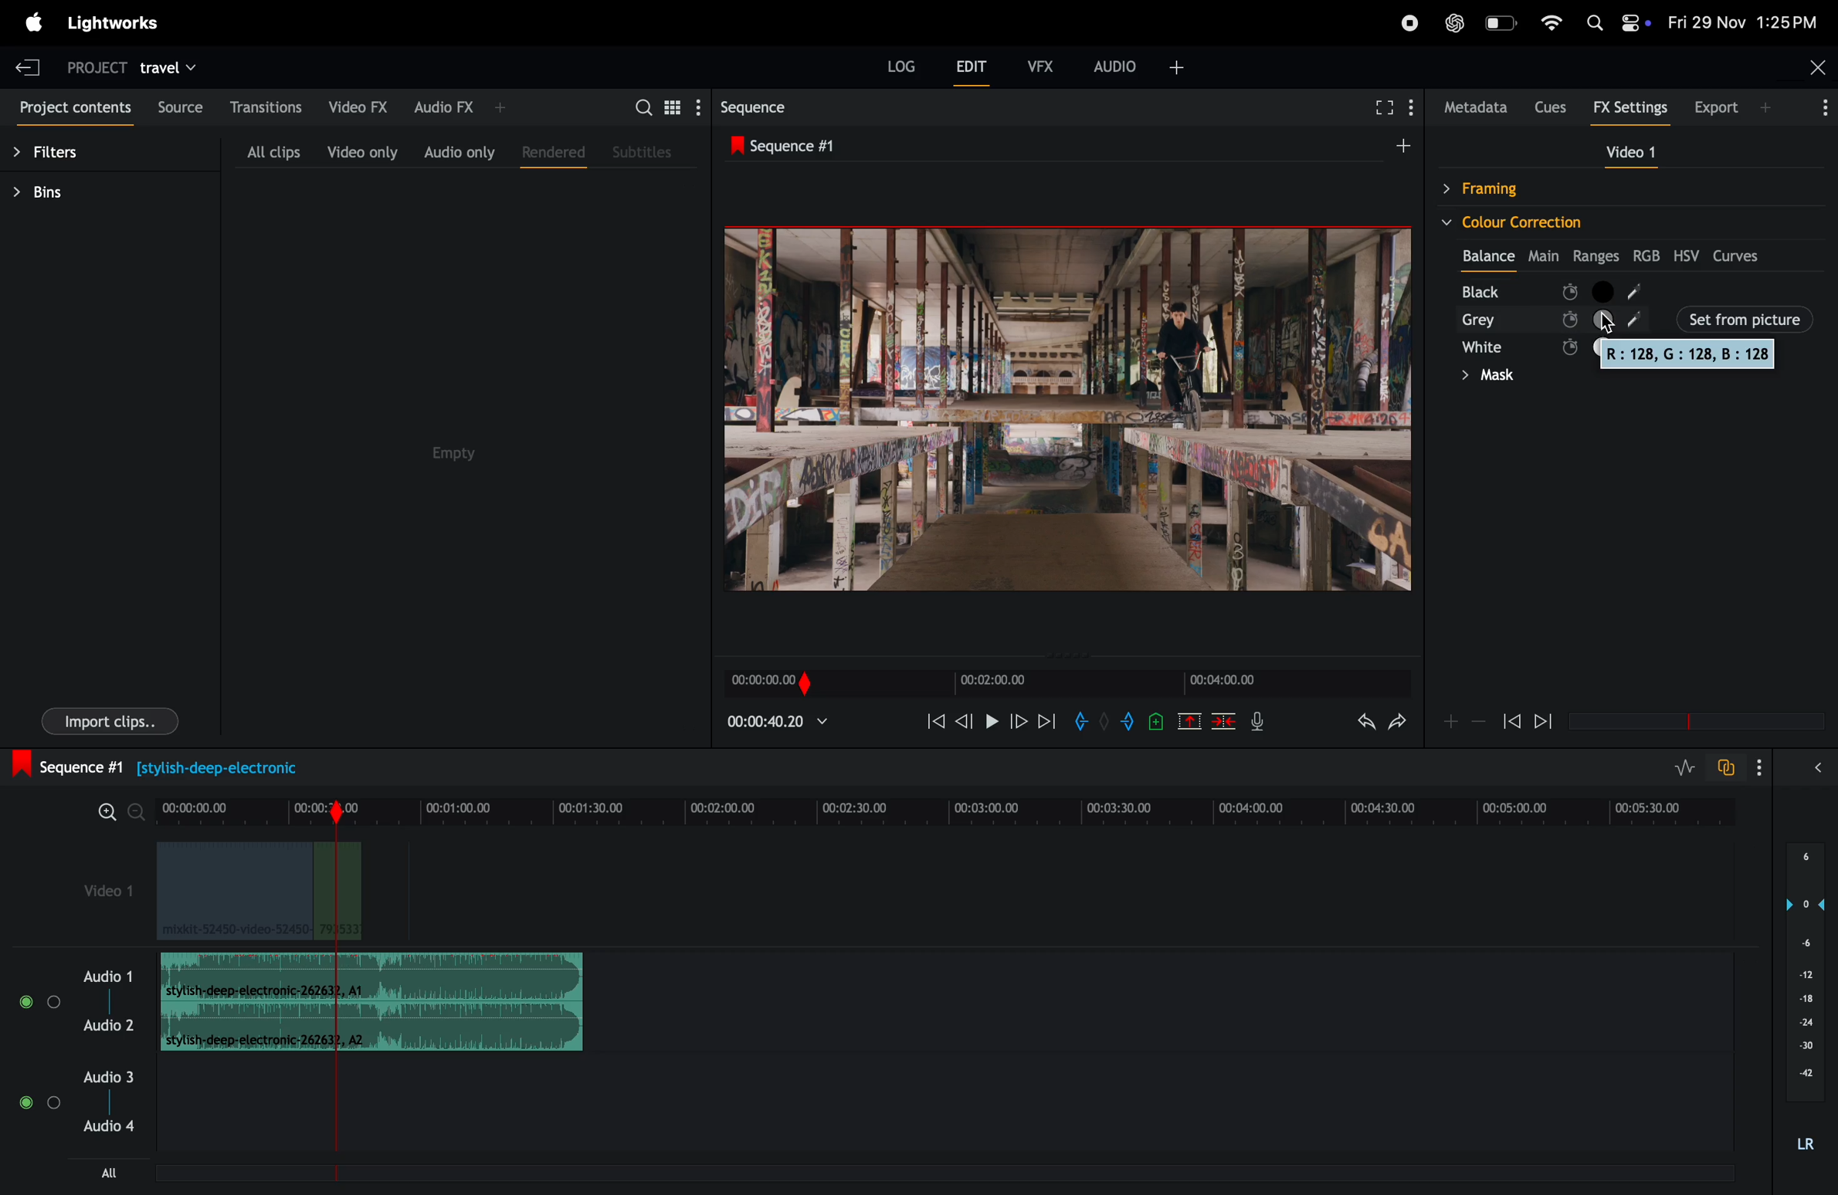 The height and width of the screenshot is (1195, 1838). I want to click on project contents, so click(74, 110).